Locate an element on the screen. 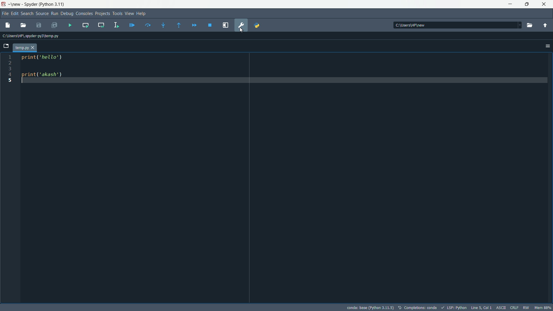  debug menu is located at coordinates (67, 13).